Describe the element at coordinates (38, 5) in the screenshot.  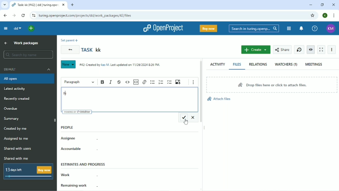
I see `Task: kk (#42) | dd | turing.openproject.com` at that location.